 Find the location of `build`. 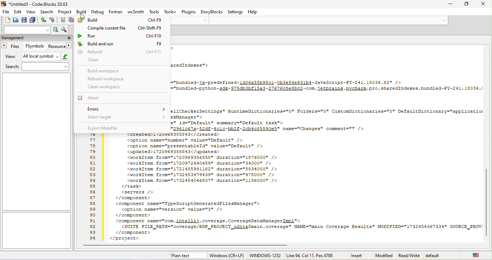

build is located at coordinates (121, 20).